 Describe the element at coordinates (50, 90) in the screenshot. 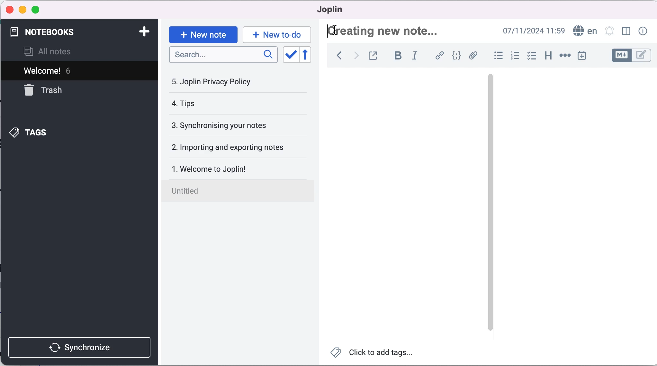

I see `trash` at that location.